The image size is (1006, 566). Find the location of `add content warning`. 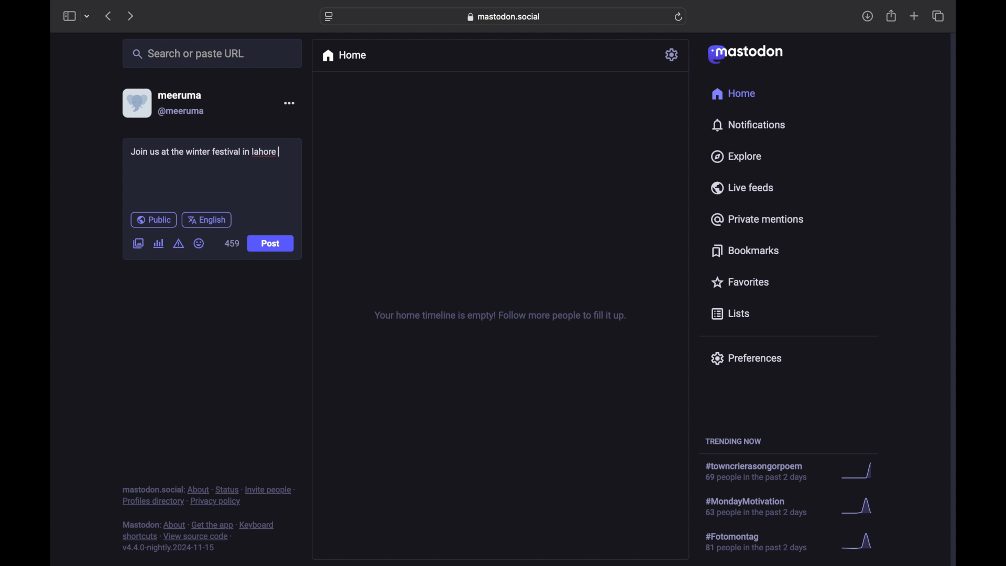

add content warning is located at coordinates (178, 244).